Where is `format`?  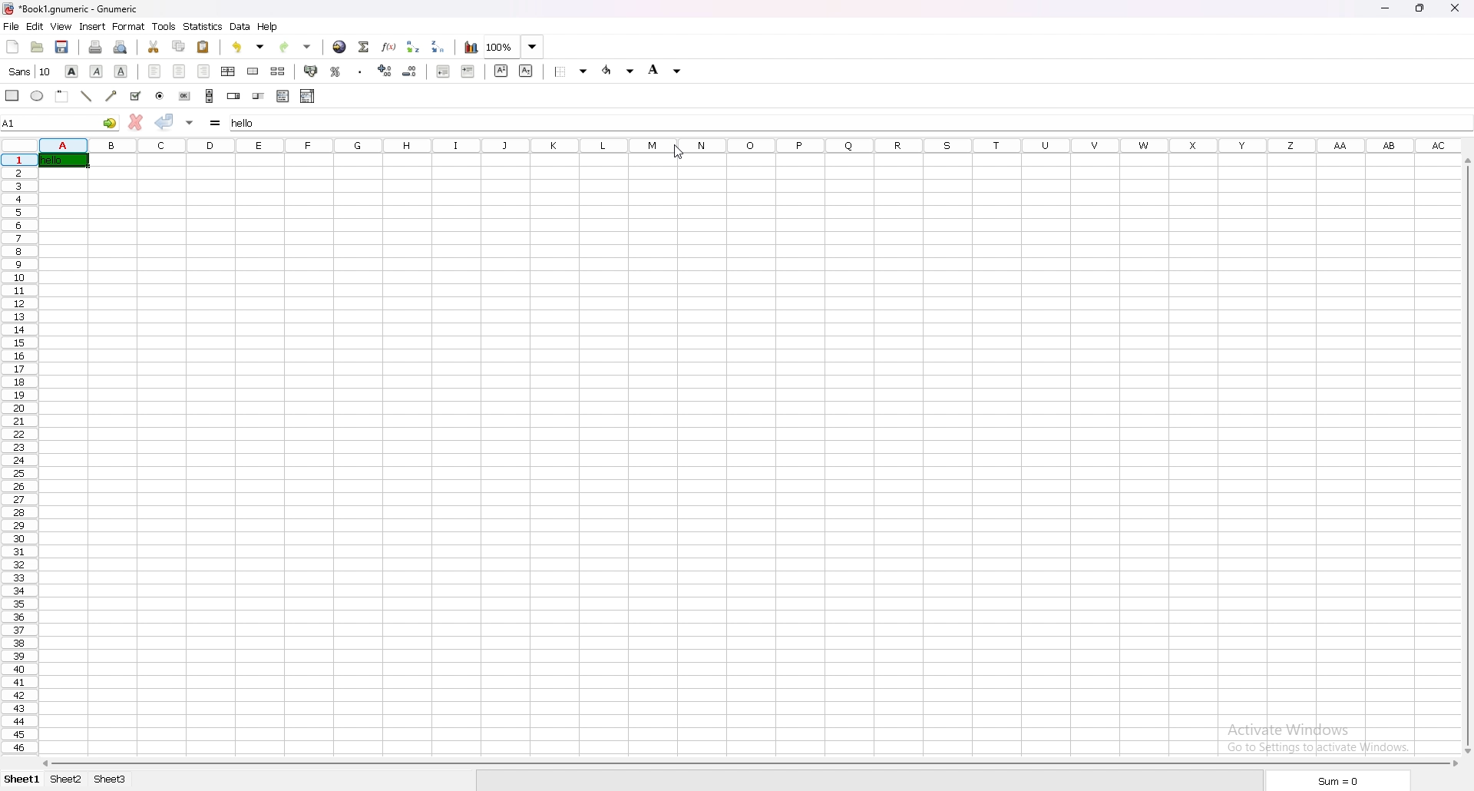
format is located at coordinates (130, 26).